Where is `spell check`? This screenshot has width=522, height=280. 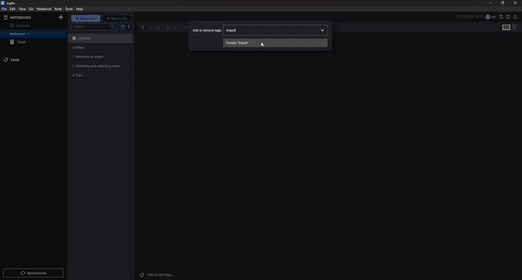 spell check is located at coordinates (490, 17).